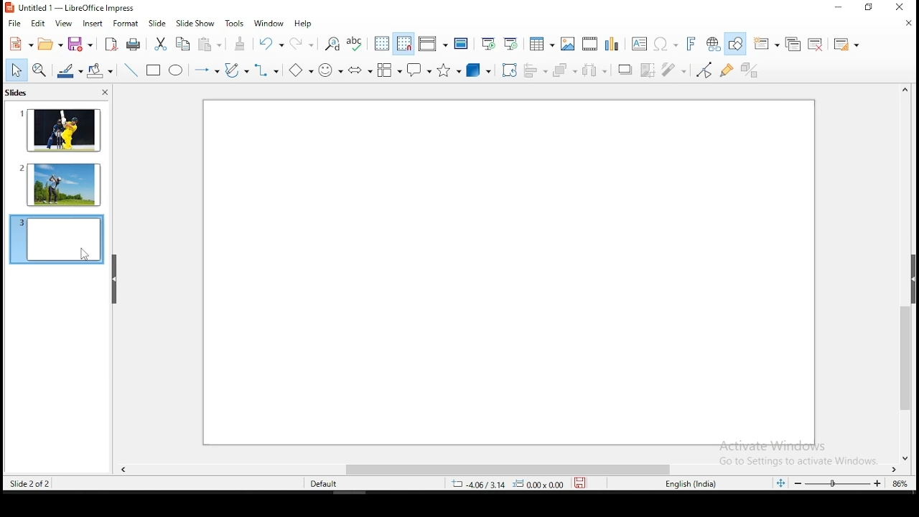 Image resolution: width=919 pixels, height=517 pixels. What do you see at coordinates (462, 42) in the screenshot?
I see `master slide` at bounding box center [462, 42].